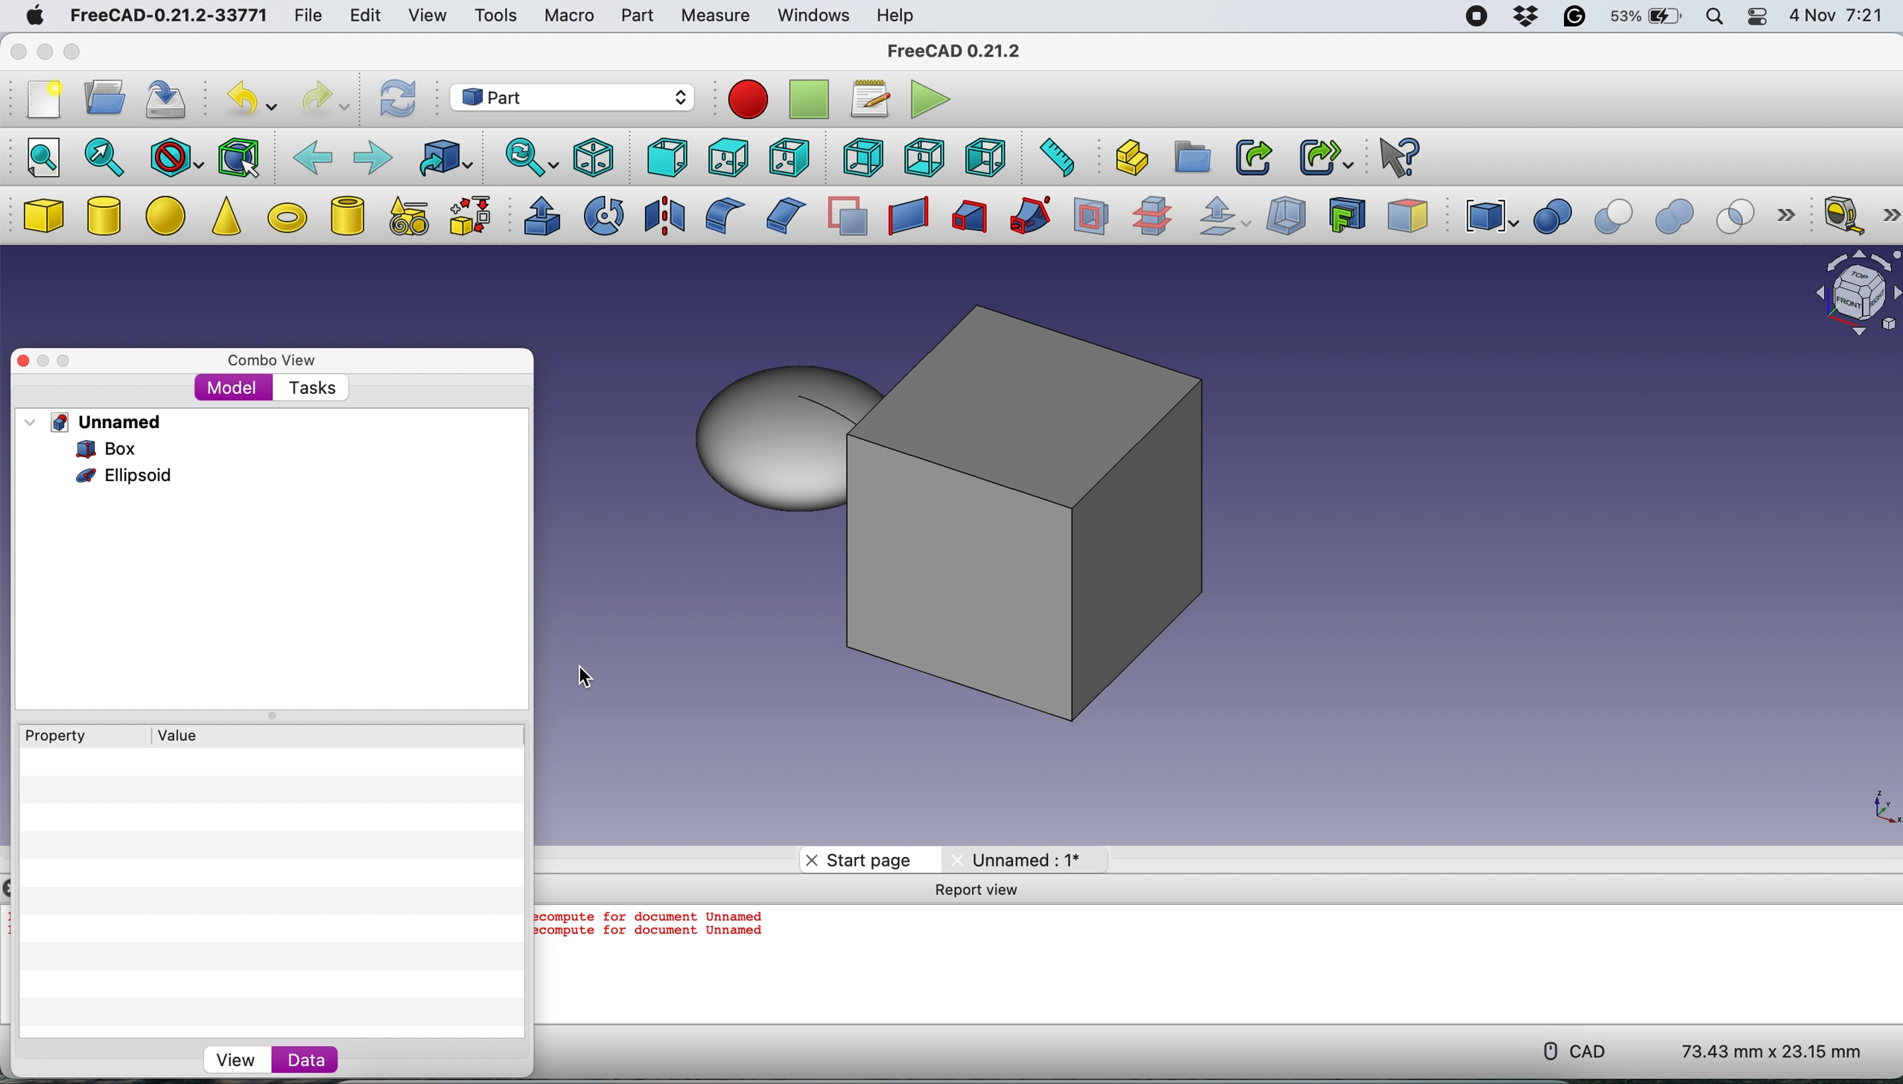 This screenshot has height=1084, width=1903. What do you see at coordinates (404, 217) in the screenshot?
I see `create primitives` at bounding box center [404, 217].